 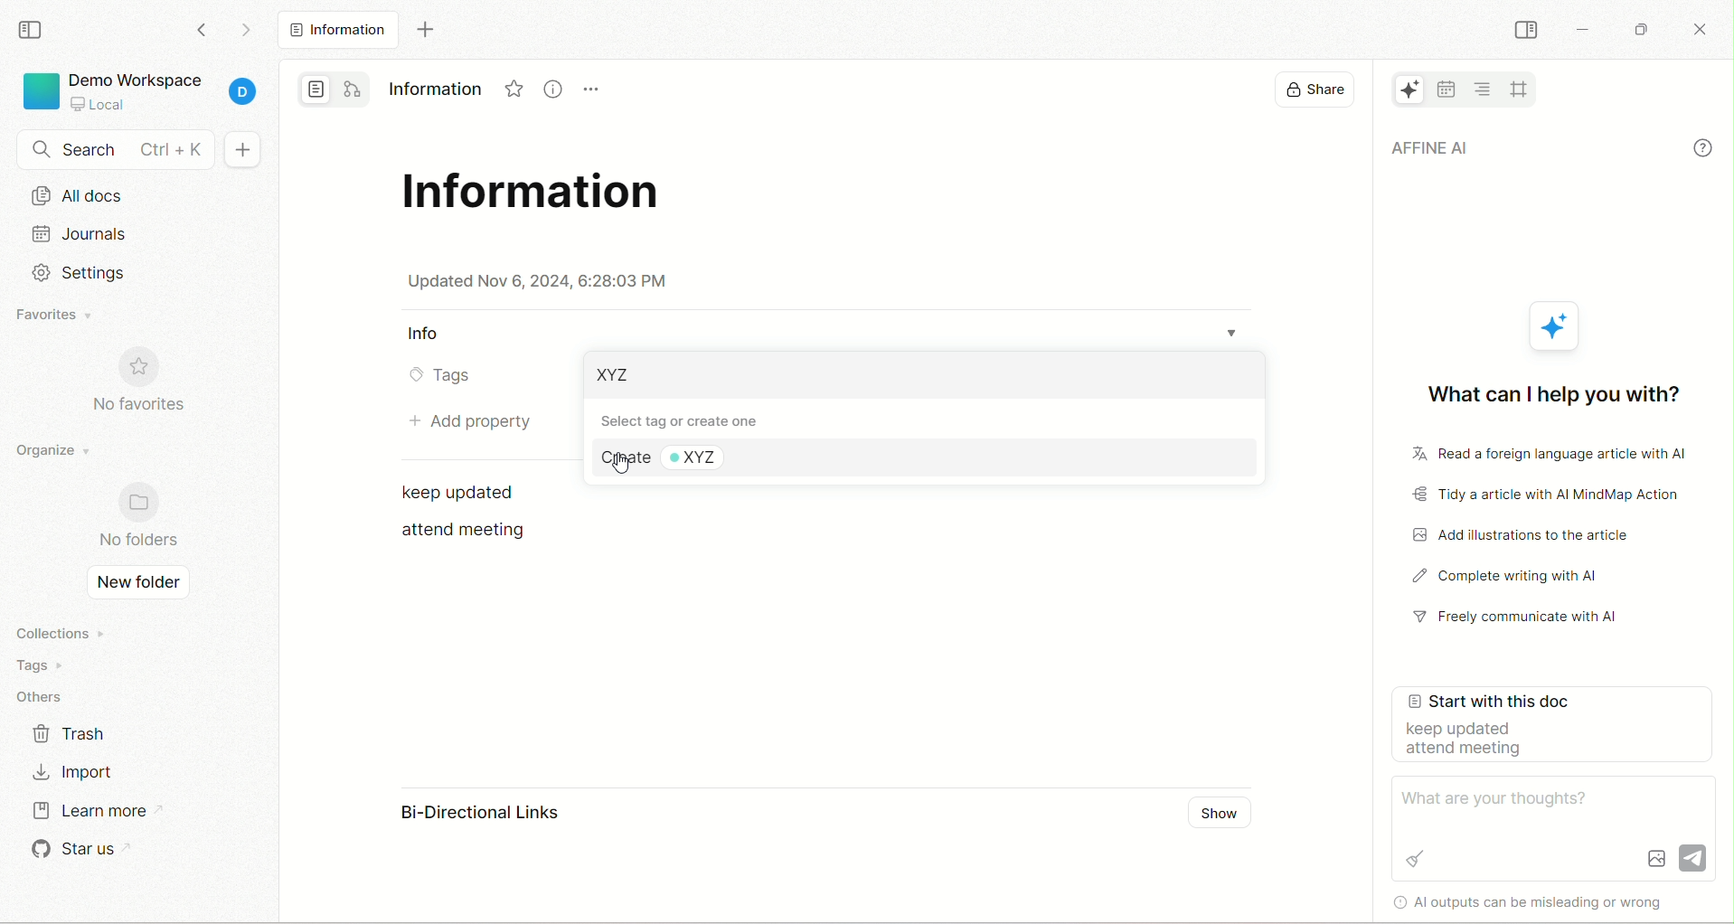 What do you see at coordinates (89, 815) in the screenshot?
I see `learn more` at bounding box center [89, 815].